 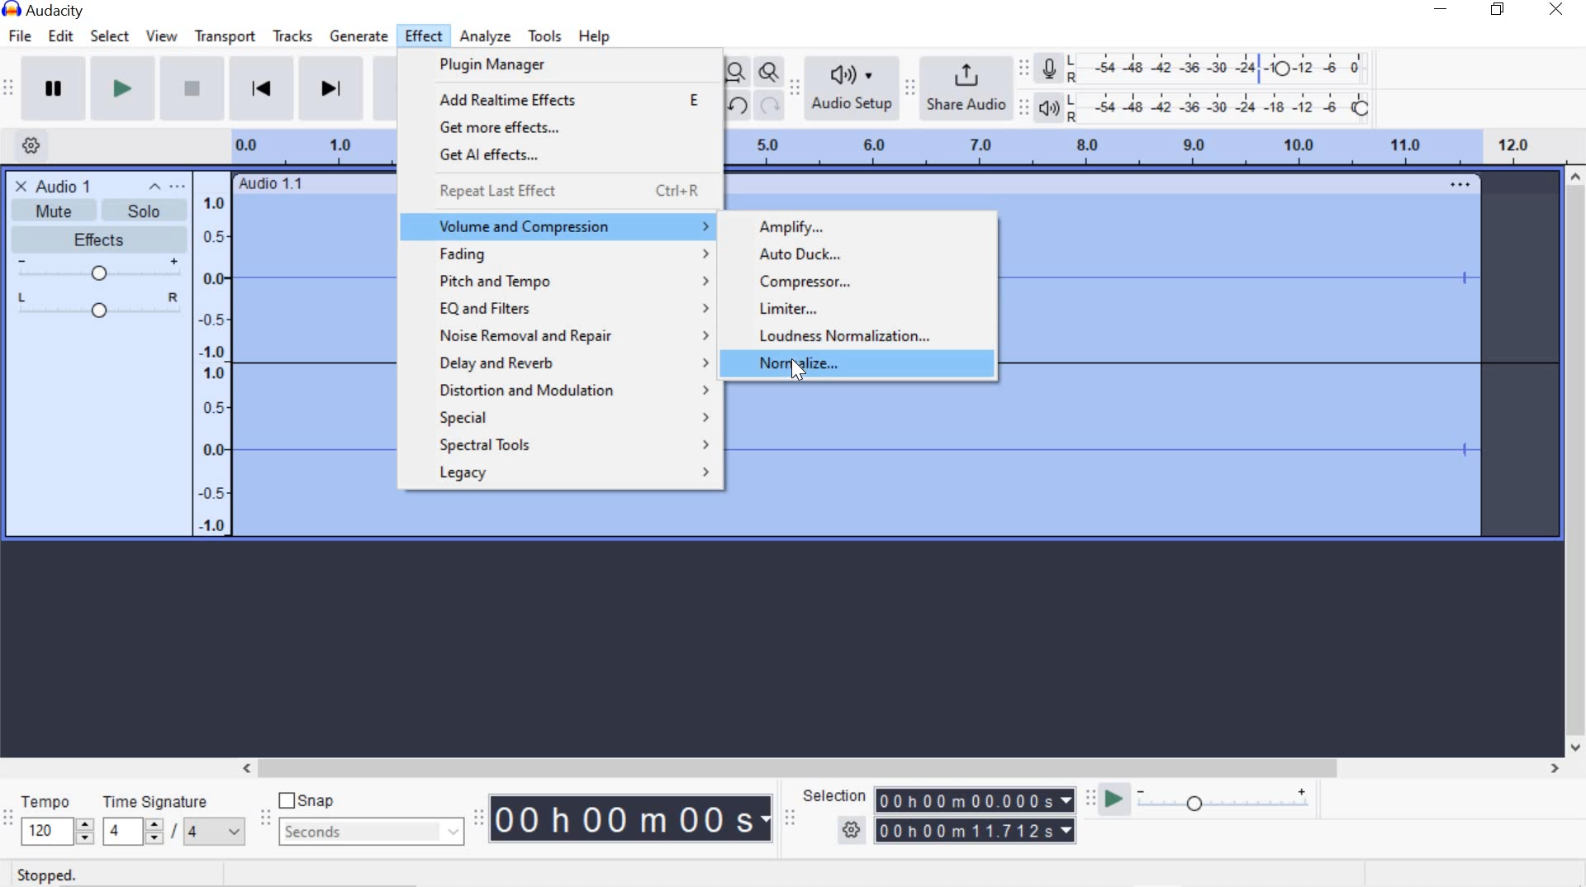 What do you see at coordinates (486, 36) in the screenshot?
I see `analyze` at bounding box center [486, 36].